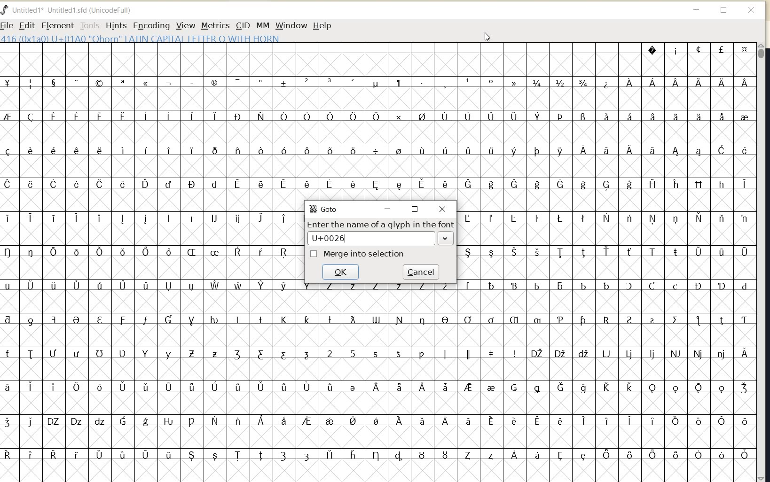 The height and width of the screenshot is (482, 770). Describe the element at coordinates (377, 122) in the screenshot. I see `glyph characters & numbers` at that location.